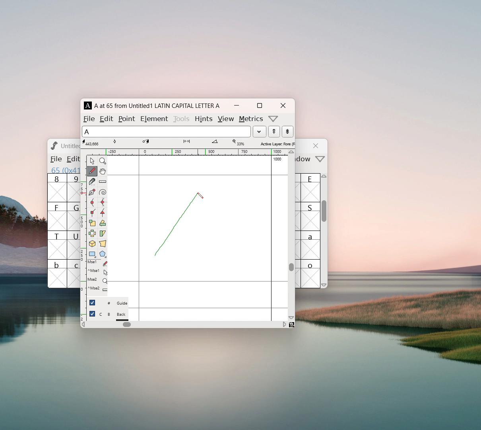 Image resolution: width=481 pixels, height=430 pixels. I want to click on scrollbar, so click(291, 267).